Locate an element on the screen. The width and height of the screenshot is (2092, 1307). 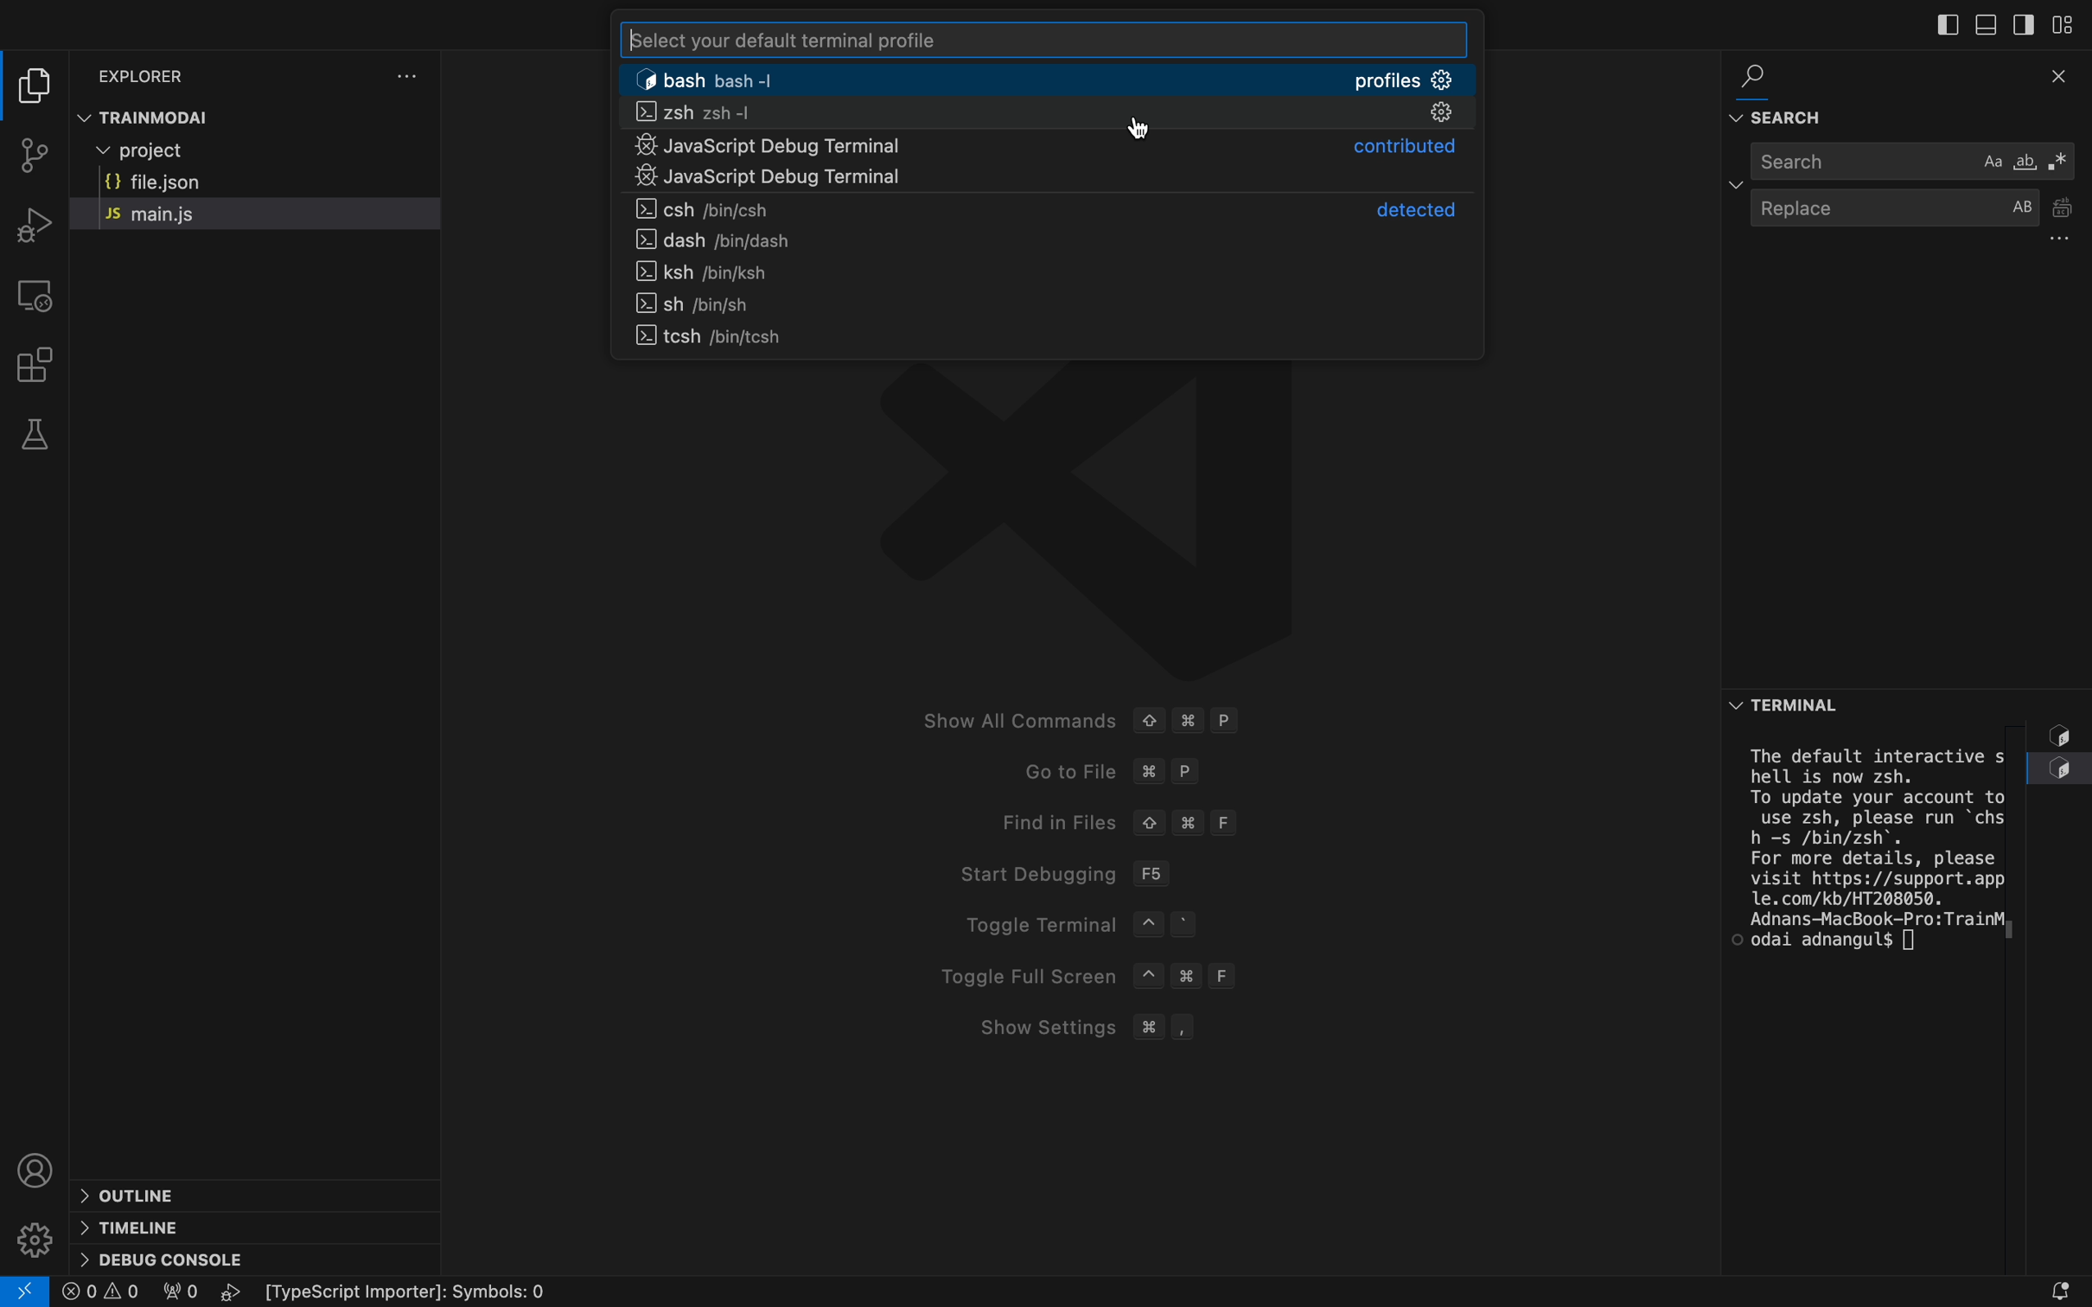
 is located at coordinates (2057, 768).